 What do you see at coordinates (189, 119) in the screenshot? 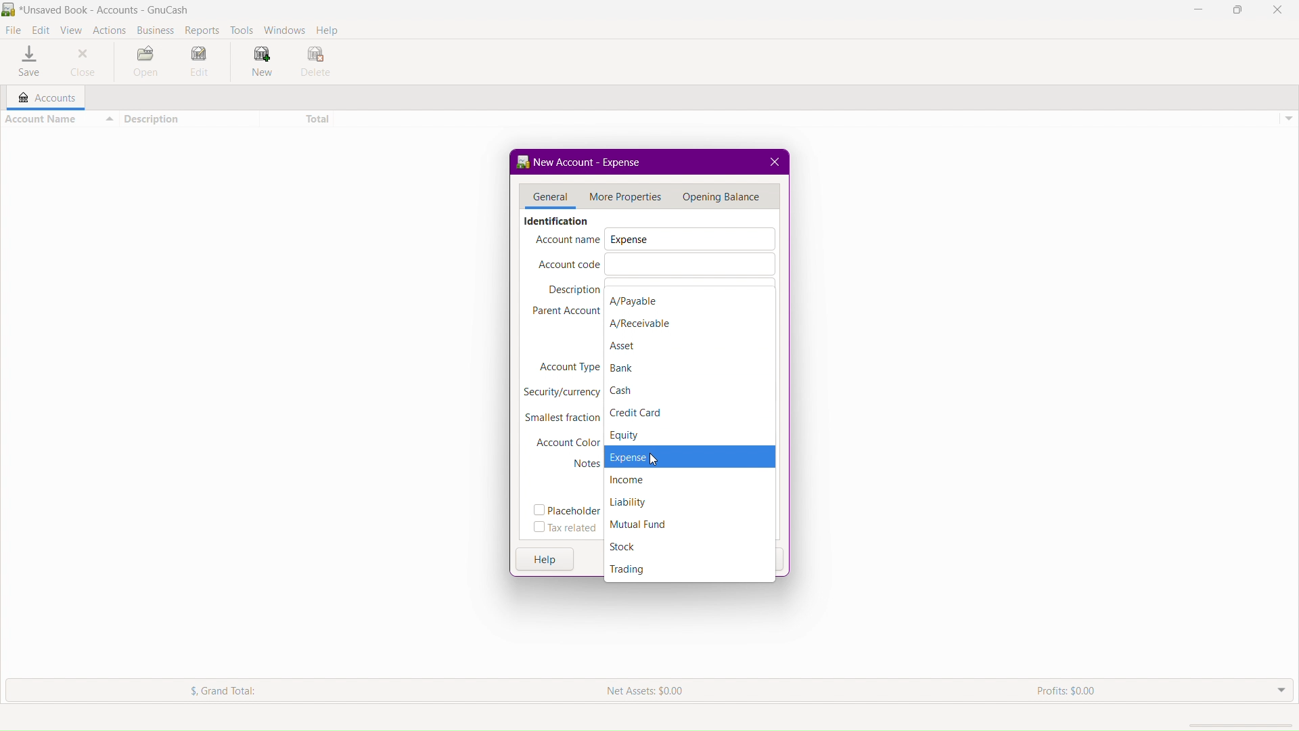
I see `Description` at bounding box center [189, 119].